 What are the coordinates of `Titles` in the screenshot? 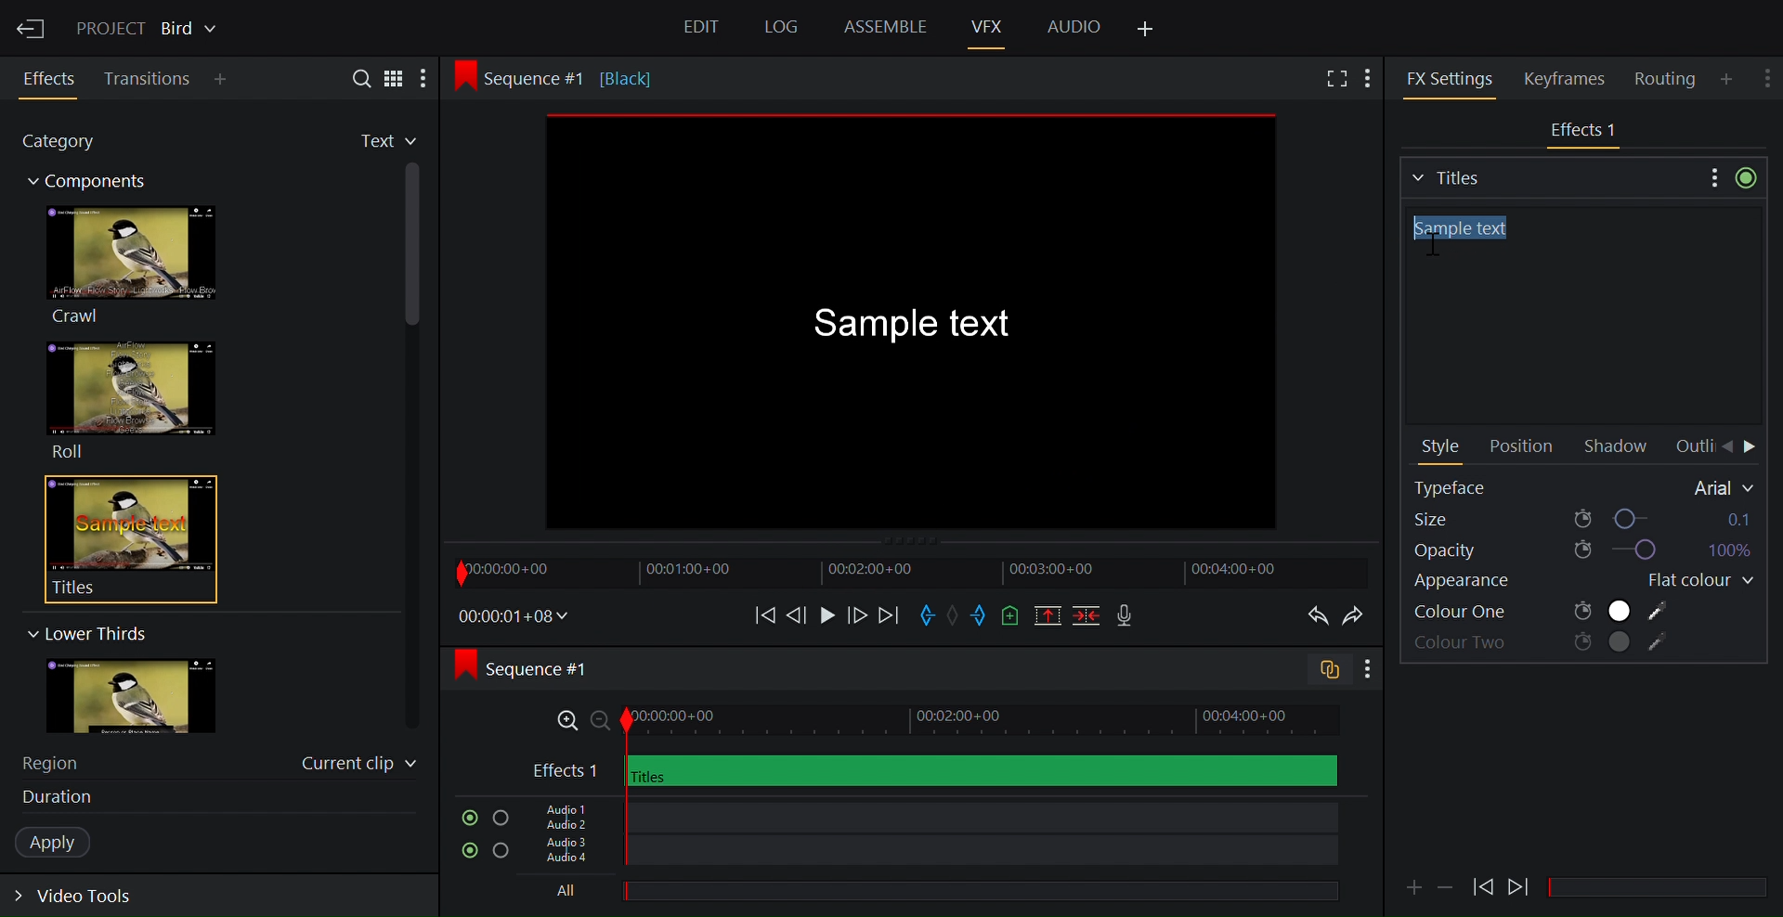 It's located at (119, 538).